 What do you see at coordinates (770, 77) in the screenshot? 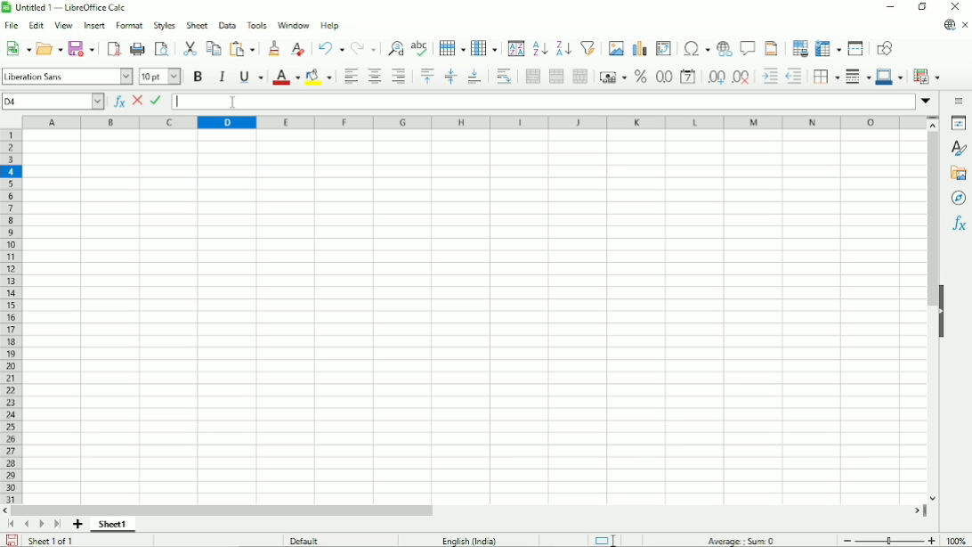
I see `Decrease indent` at bounding box center [770, 77].